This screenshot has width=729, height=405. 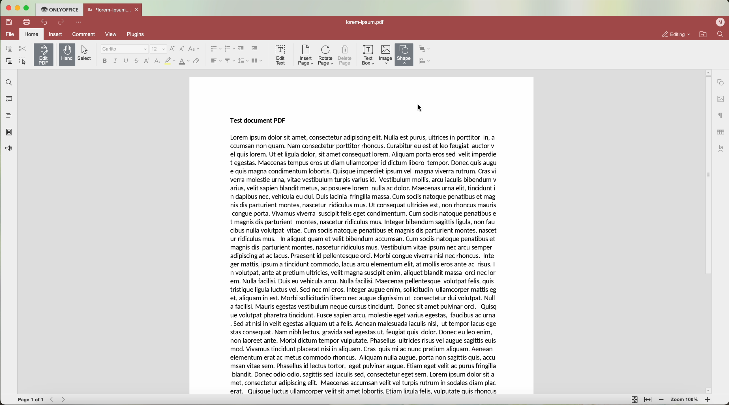 What do you see at coordinates (45, 53) in the screenshot?
I see `edit PDF` at bounding box center [45, 53].